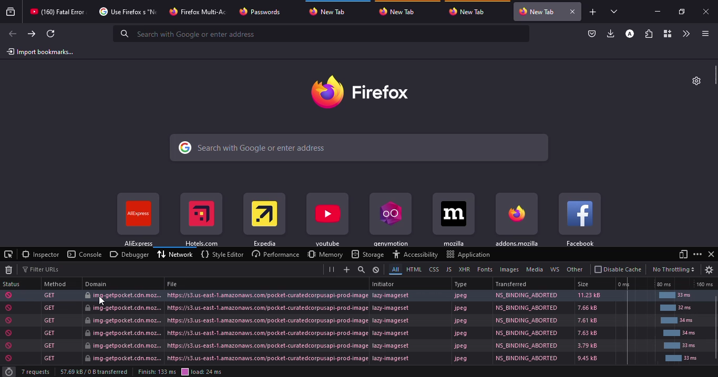 This screenshot has height=377, width=718. Describe the element at coordinates (360, 147) in the screenshot. I see `search` at that location.